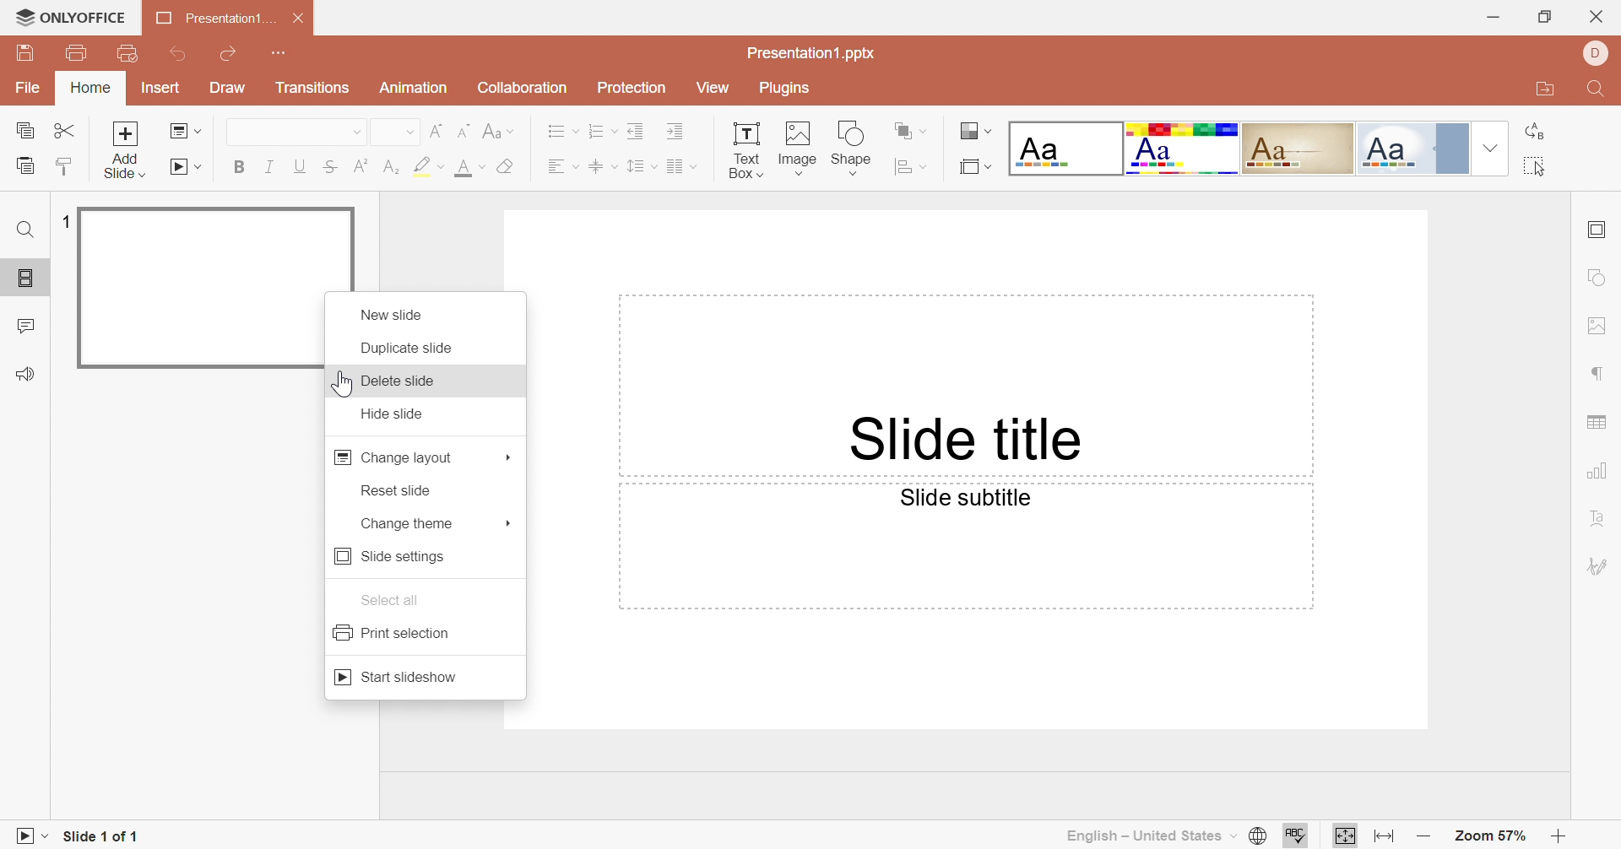 The image size is (1621, 849). I want to click on Drop Down, so click(50, 835).